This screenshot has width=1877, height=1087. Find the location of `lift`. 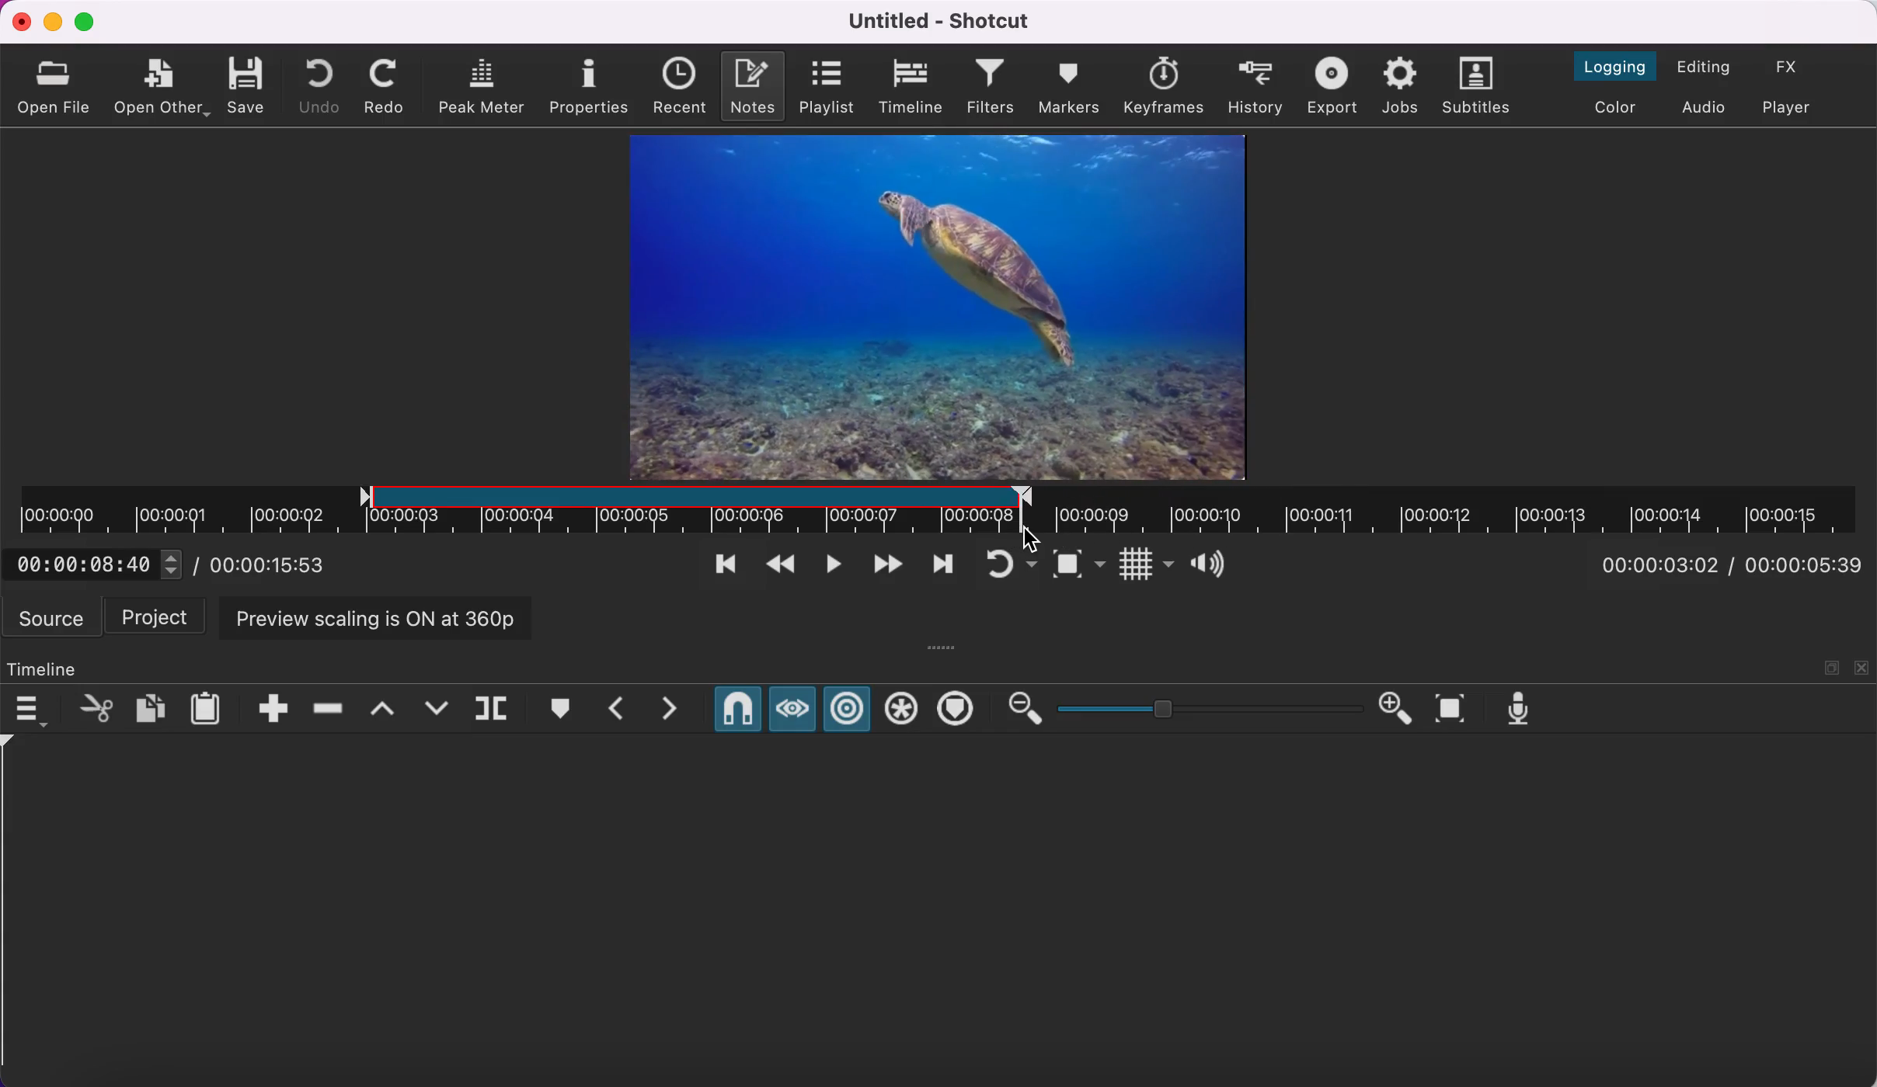

lift is located at coordinates (379, 709).